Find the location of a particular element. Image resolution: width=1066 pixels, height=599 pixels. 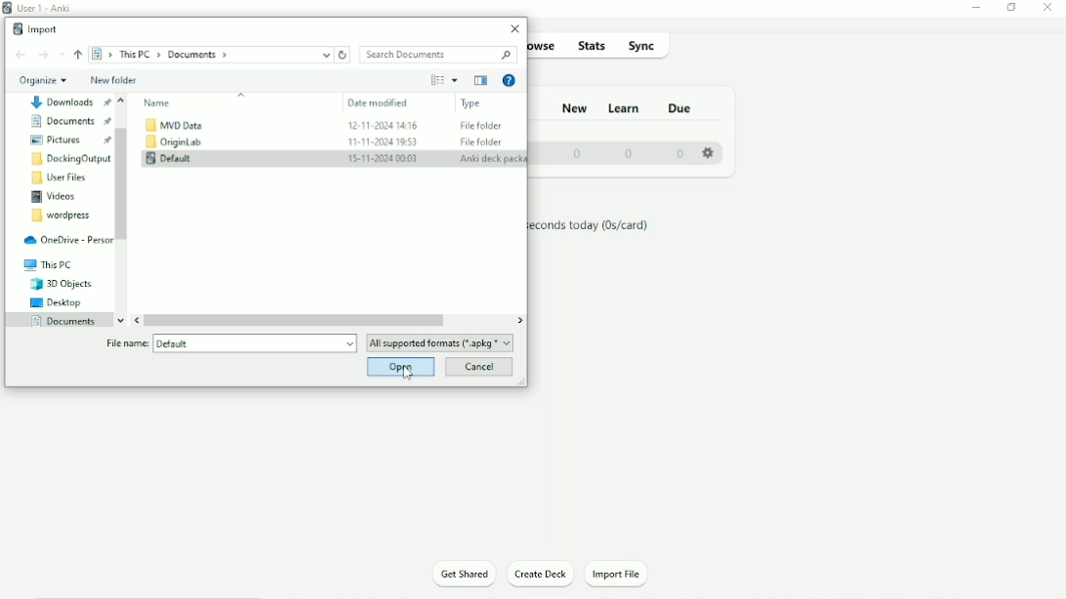

Location is located at coordinates (211, 56).